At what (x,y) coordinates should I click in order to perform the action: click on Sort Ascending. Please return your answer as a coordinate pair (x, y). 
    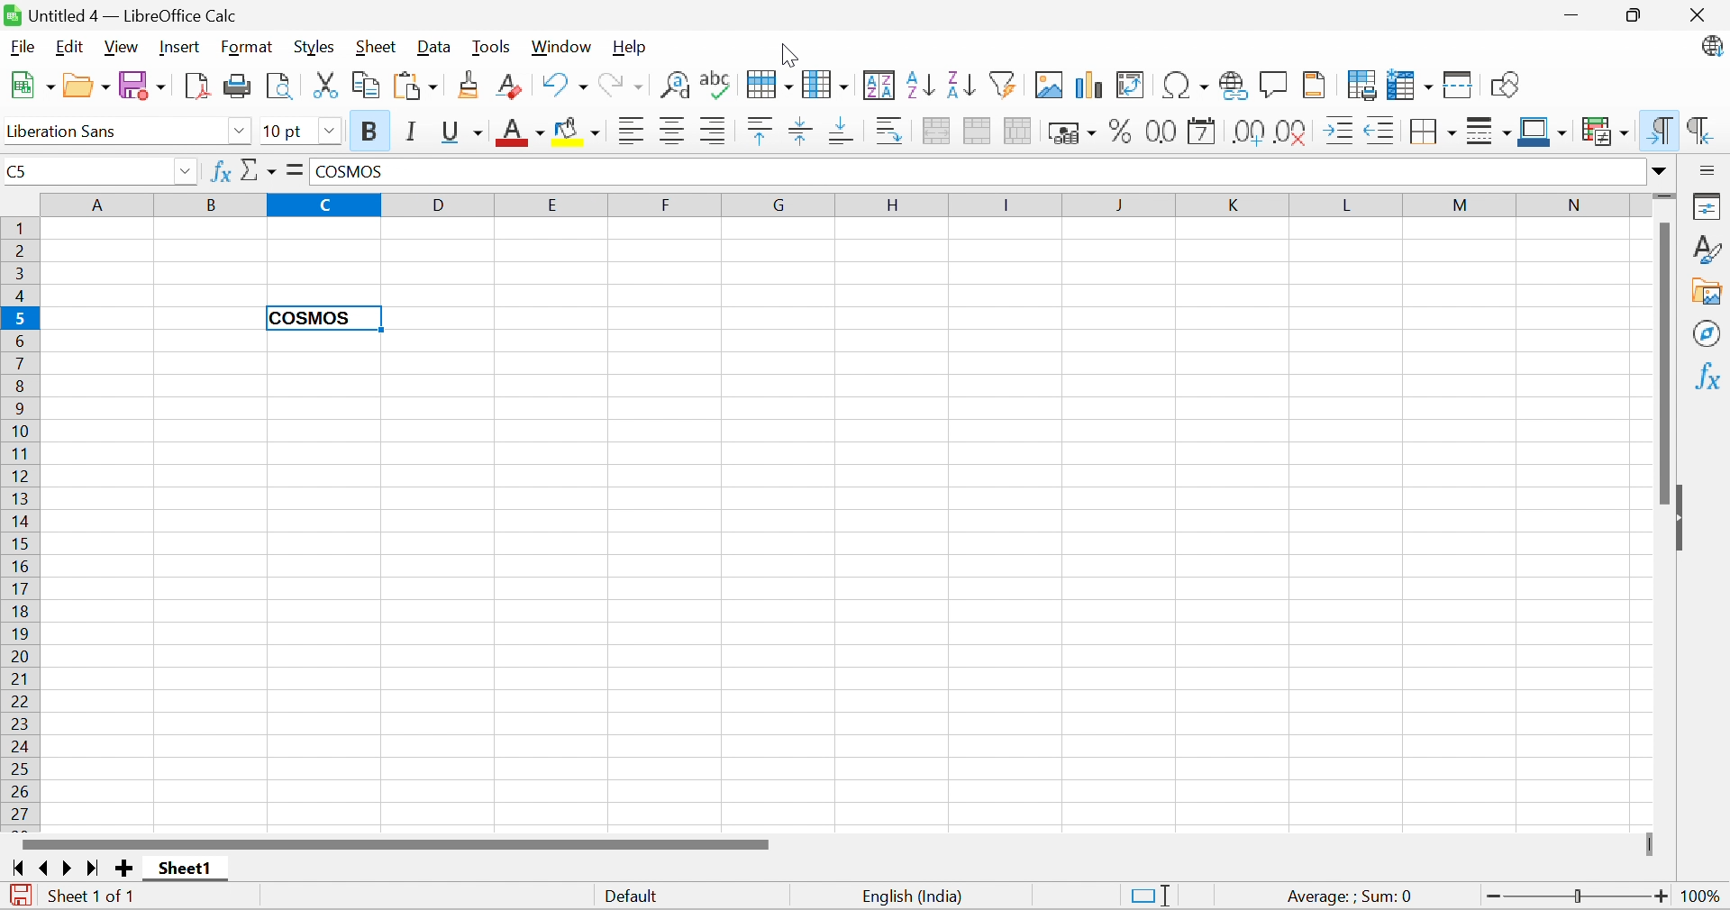
    Looking at the image, I should click on (918, 86).